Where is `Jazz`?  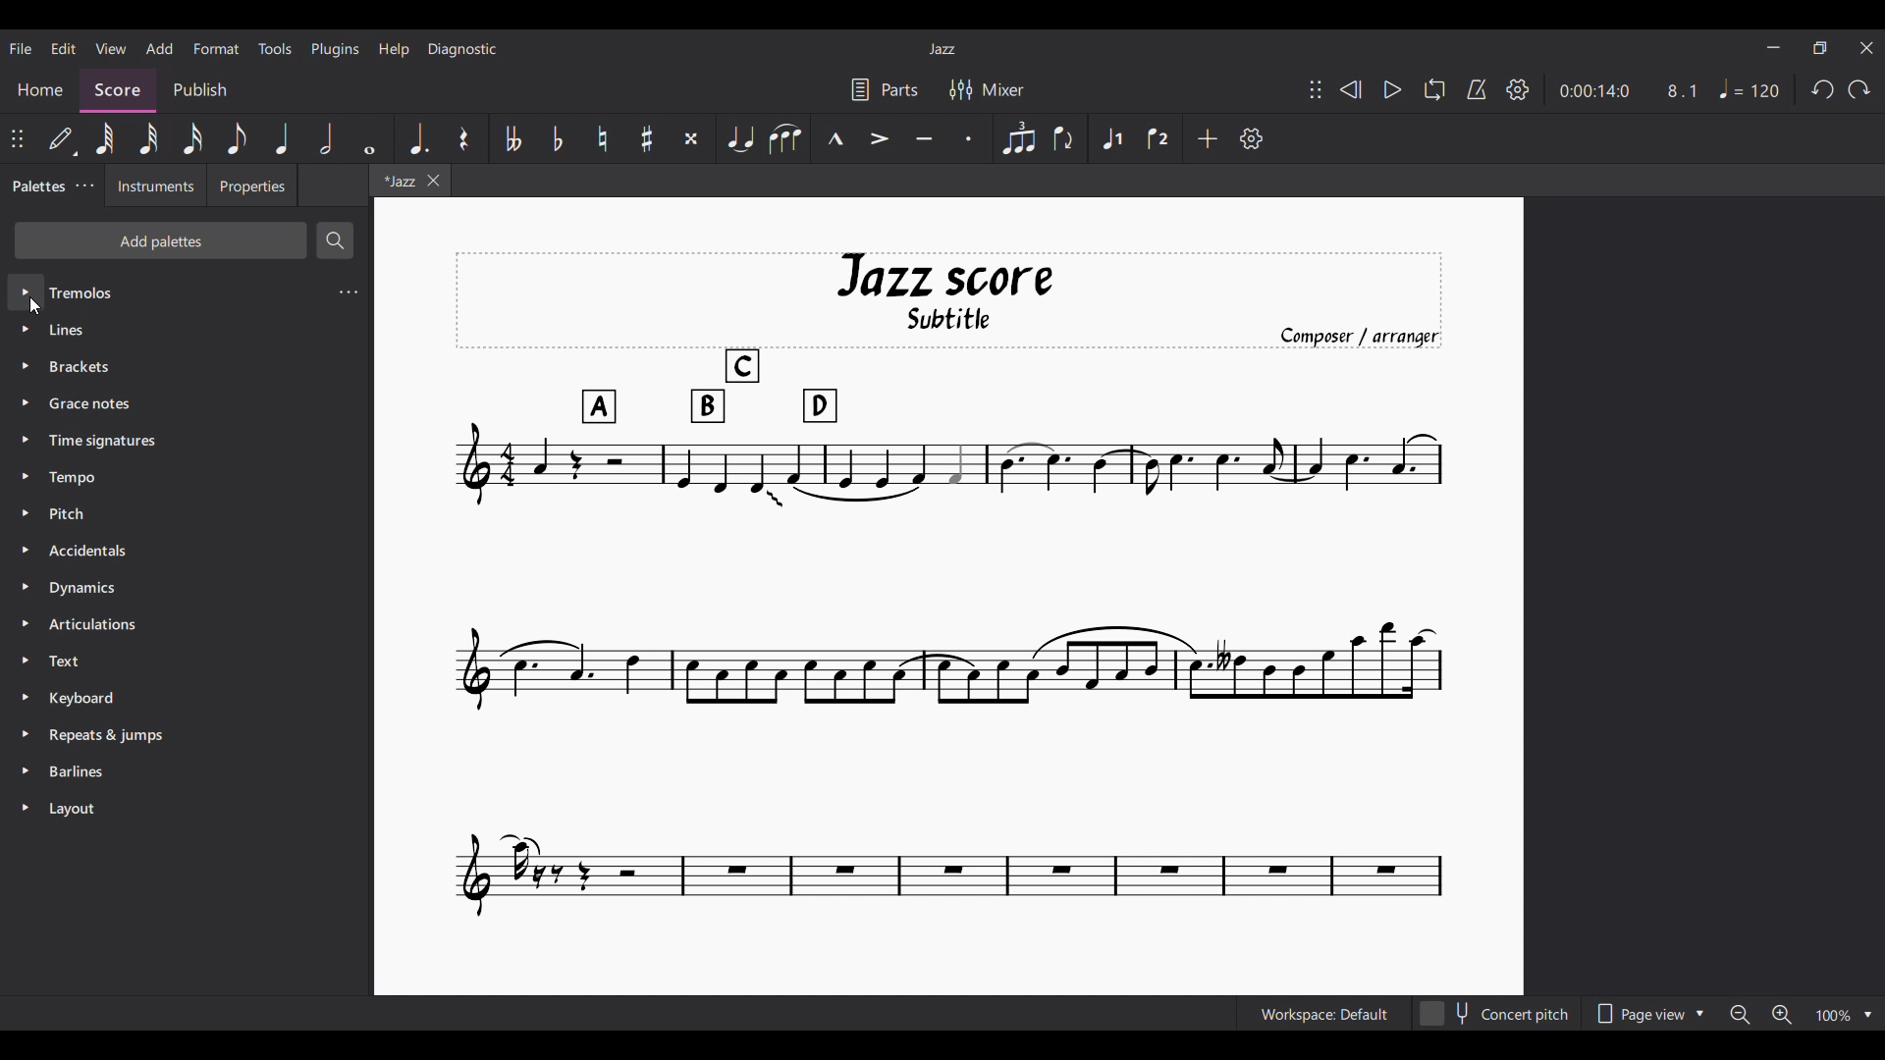 Jazz is located at coordinates (942, 48).